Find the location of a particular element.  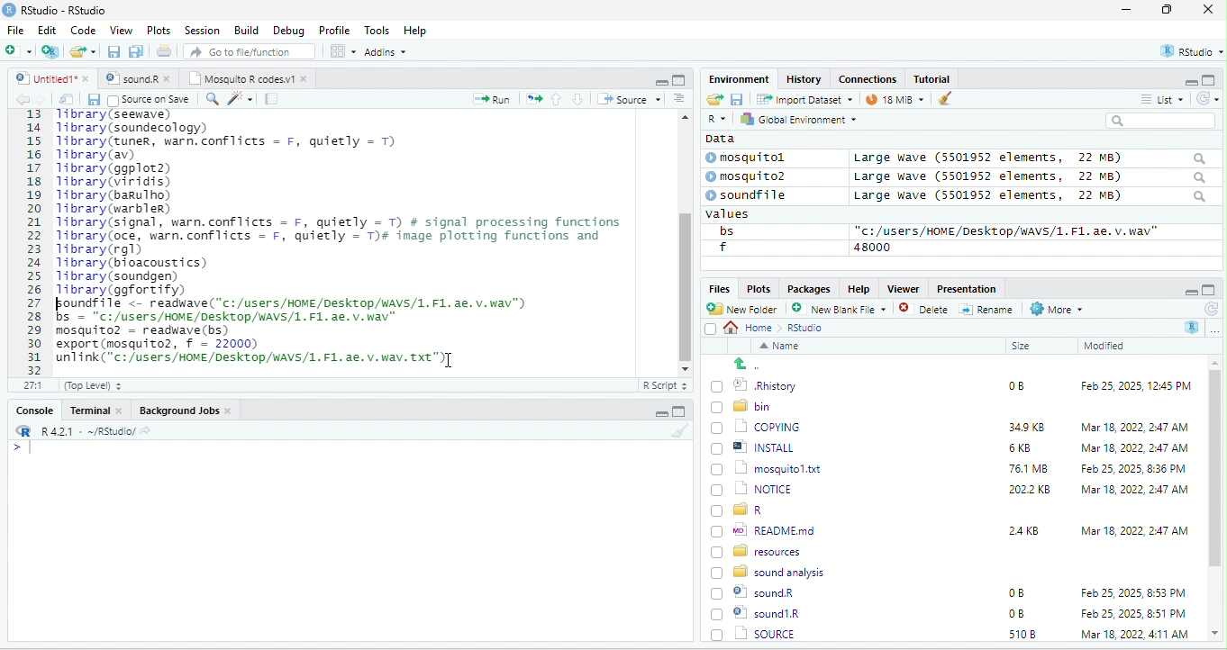

1 mosquitol.txt is located at coordinates (760, 467).